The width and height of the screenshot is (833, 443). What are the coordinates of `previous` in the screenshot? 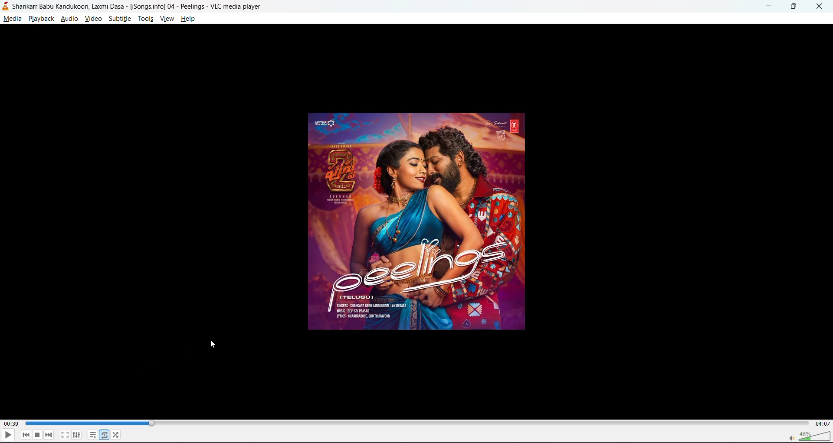 It's located at (26, 435).